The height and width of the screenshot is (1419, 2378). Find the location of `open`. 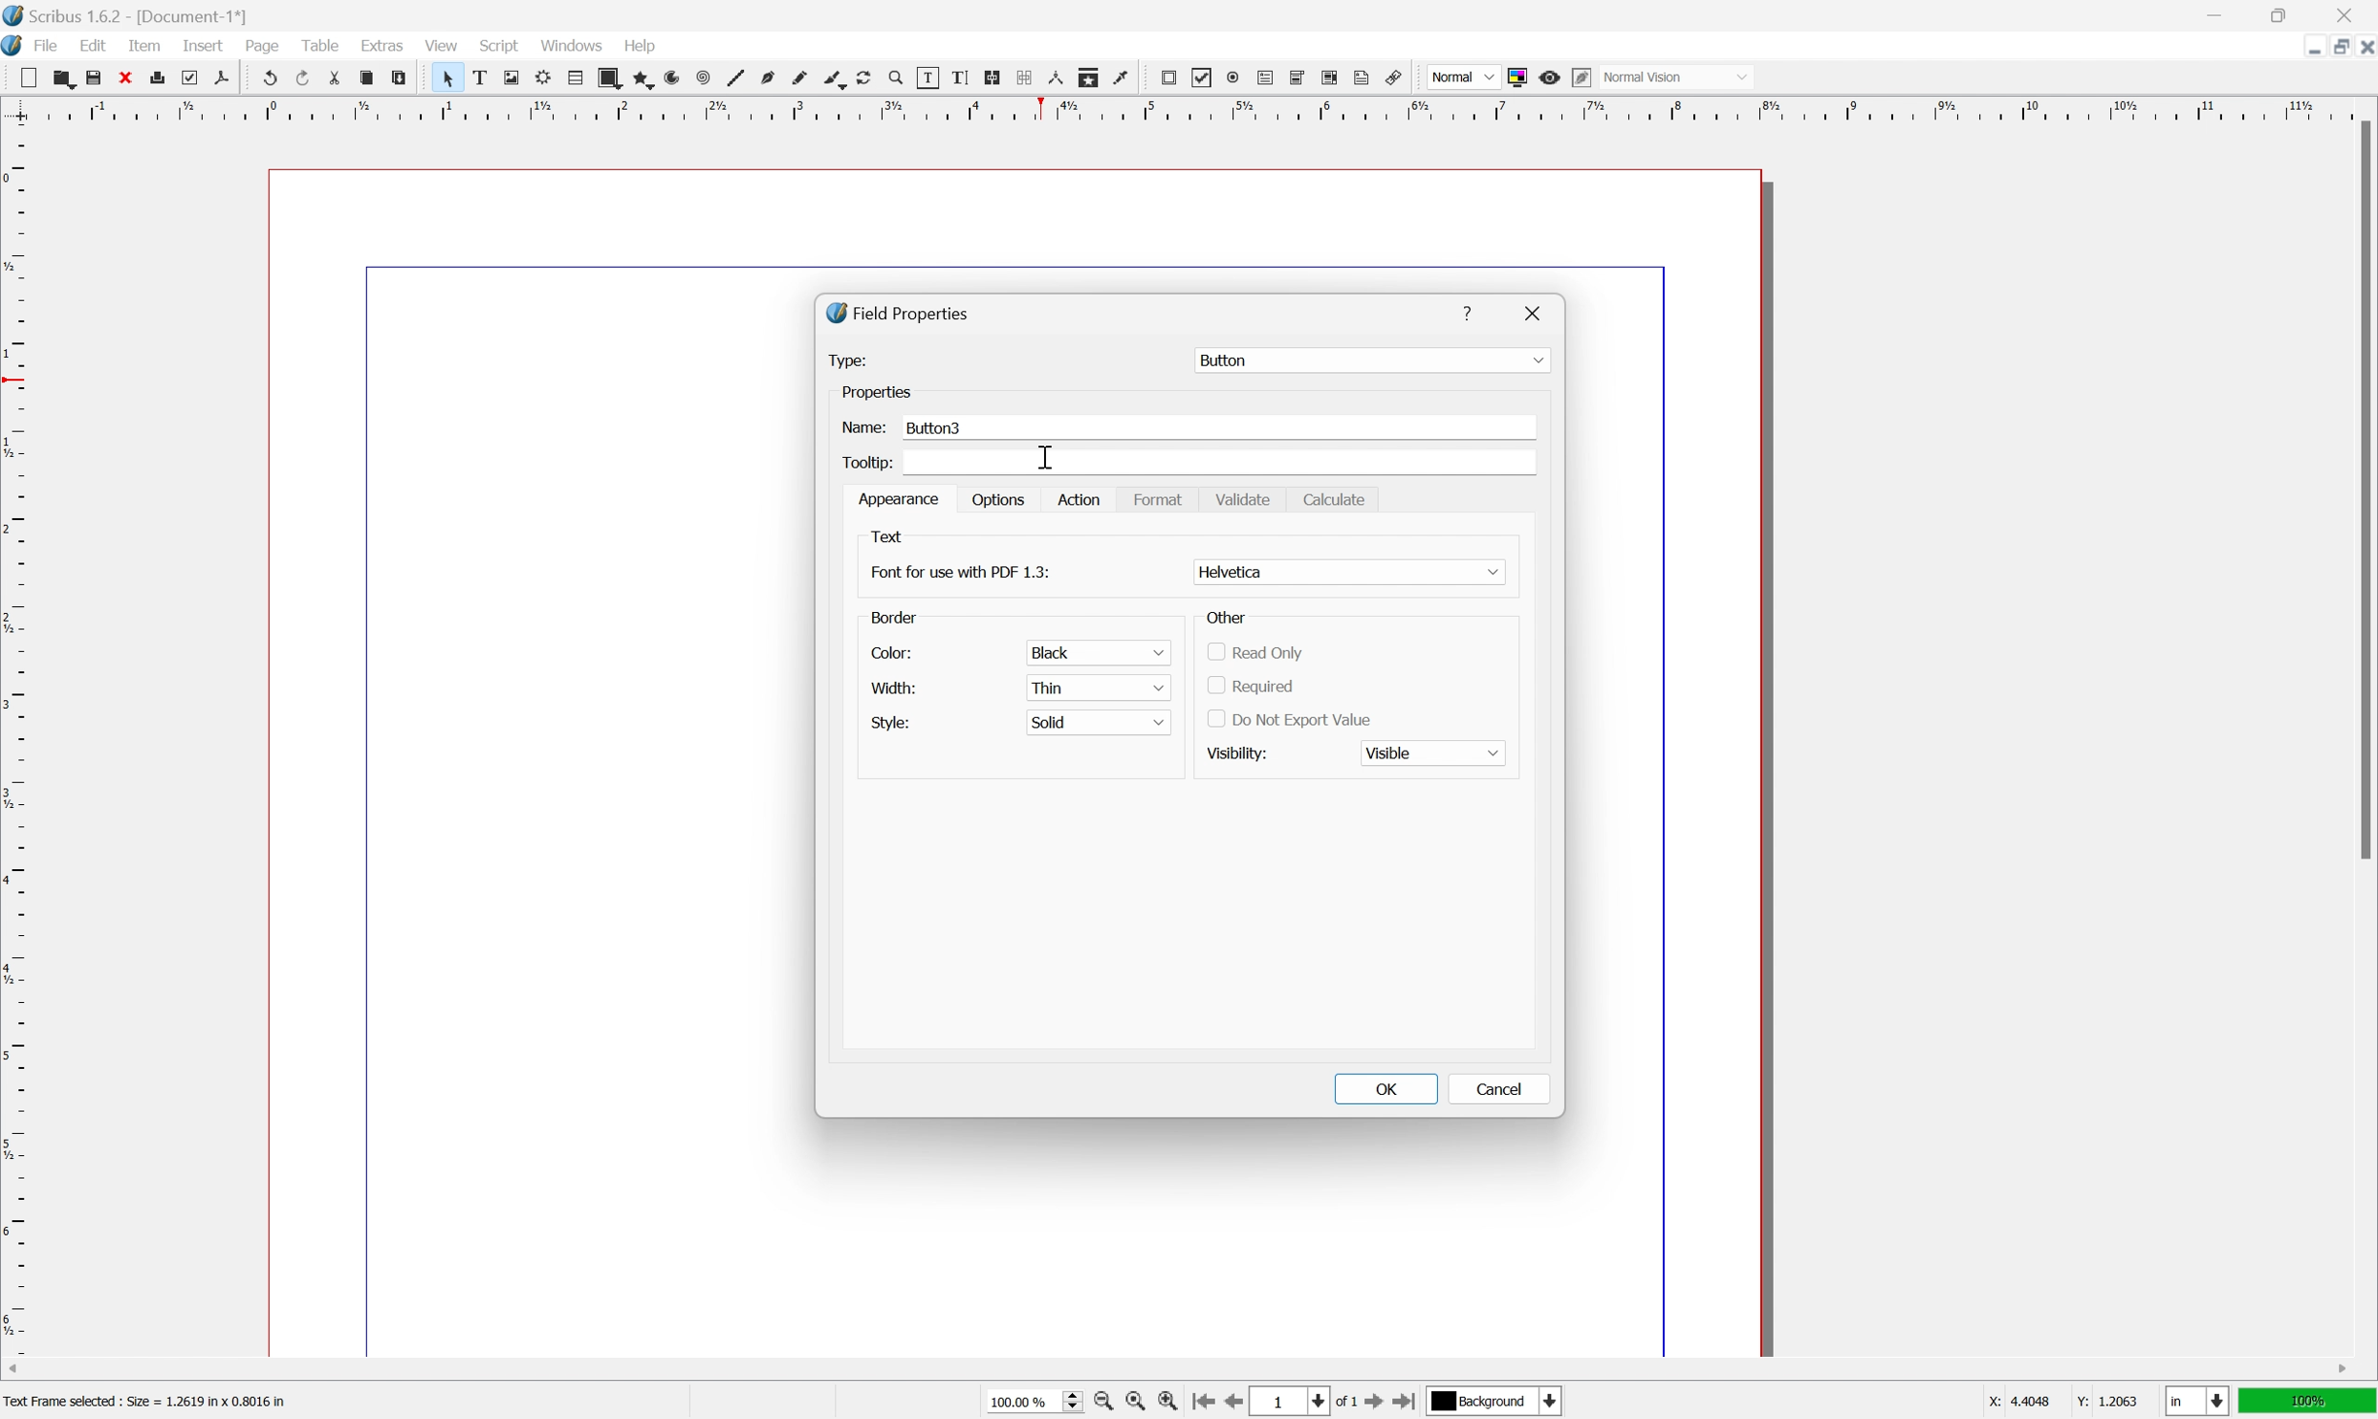

open is located at coordinates (64, 80).